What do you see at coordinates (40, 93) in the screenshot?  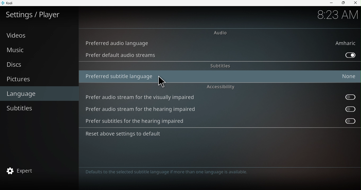 I see `Language` at bounding box center [40, 93].